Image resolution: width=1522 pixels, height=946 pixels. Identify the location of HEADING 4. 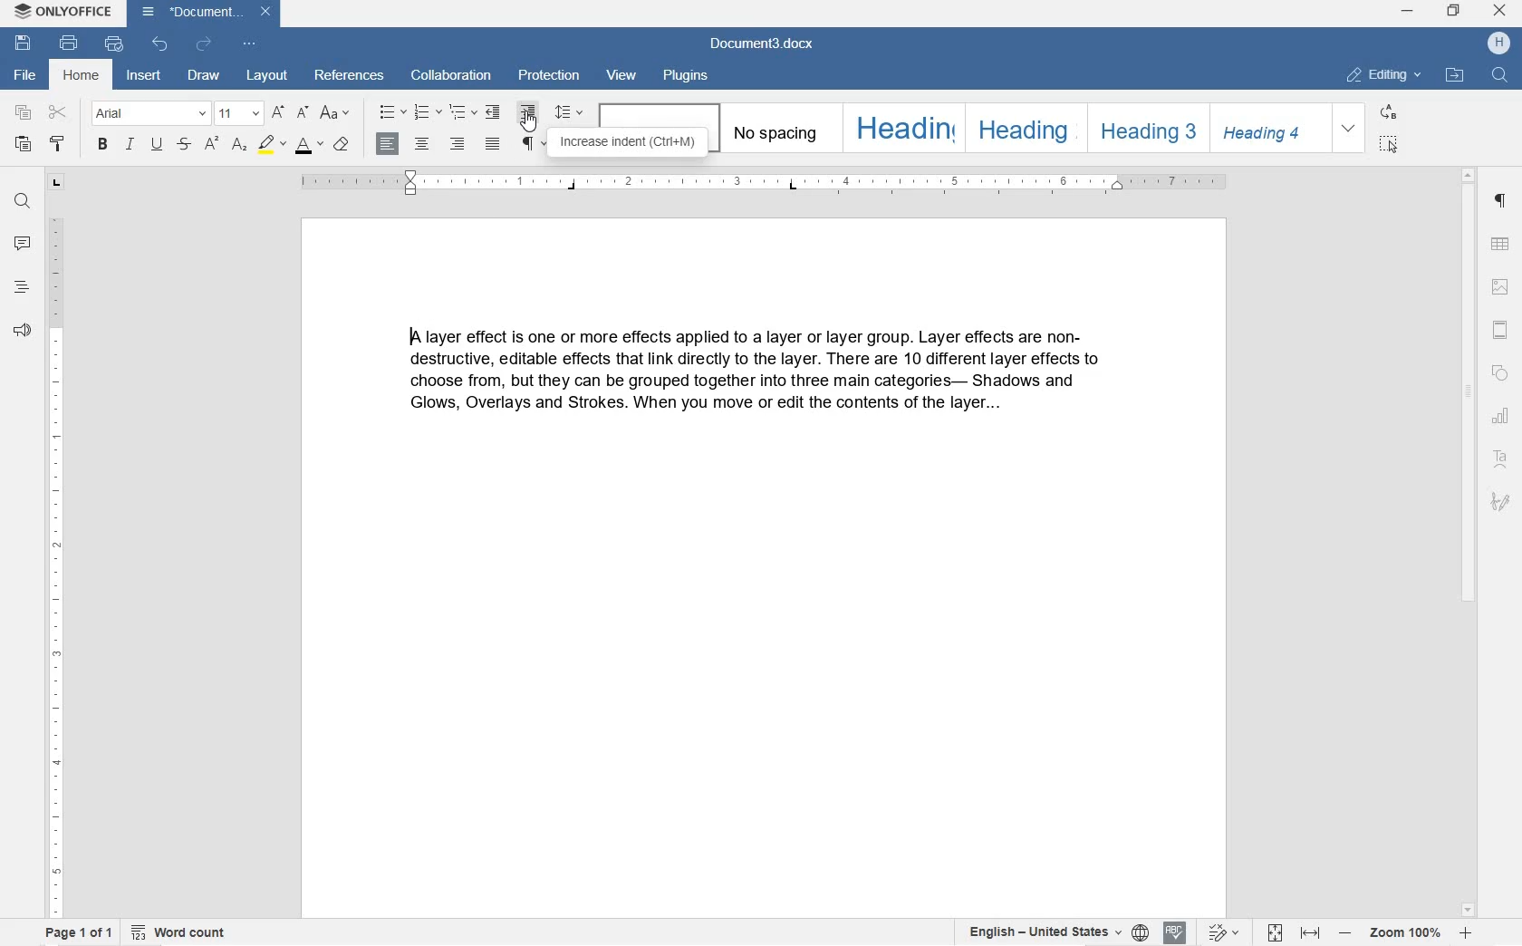
(1269, 129).